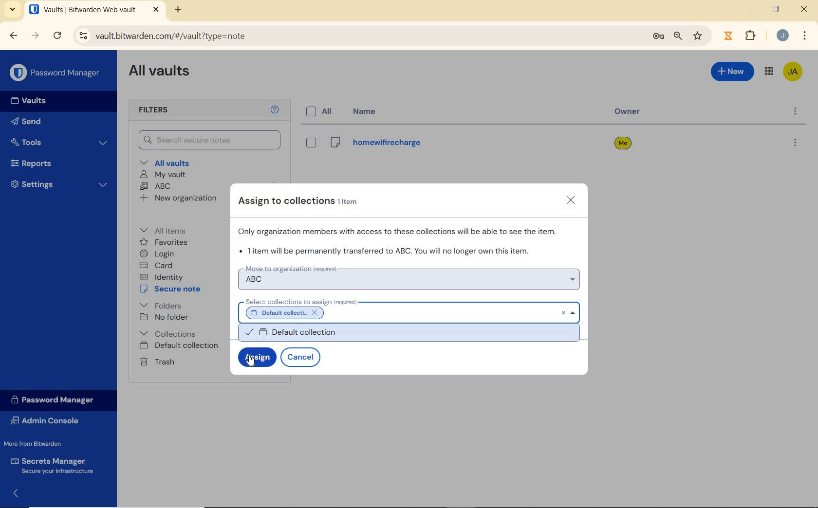  Describe the element at coordinates (159, 254) in the screenshot. I see `login` at that location.